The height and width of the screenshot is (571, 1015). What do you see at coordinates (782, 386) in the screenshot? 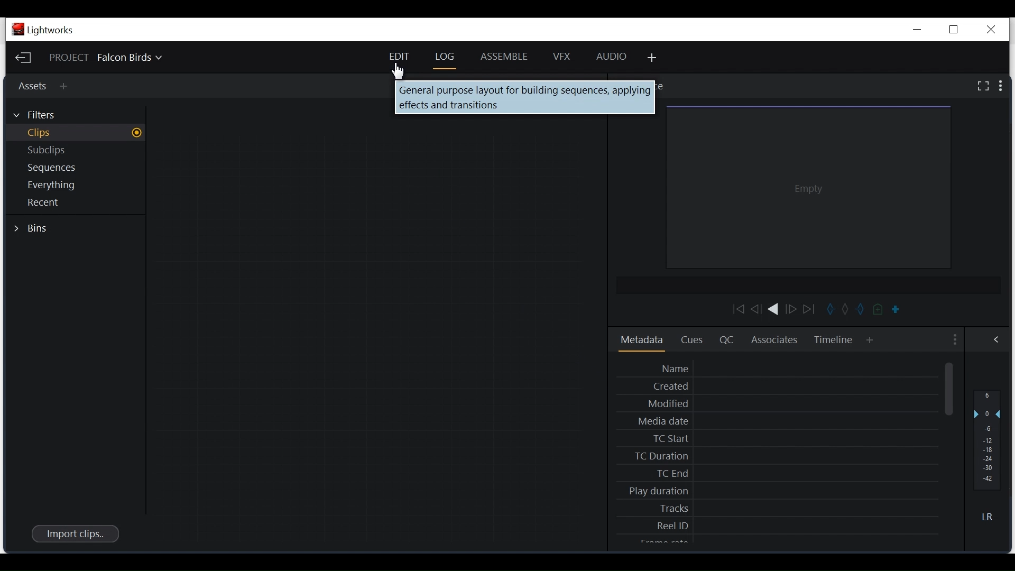
I see `Created` at bounding box center [782, 386].